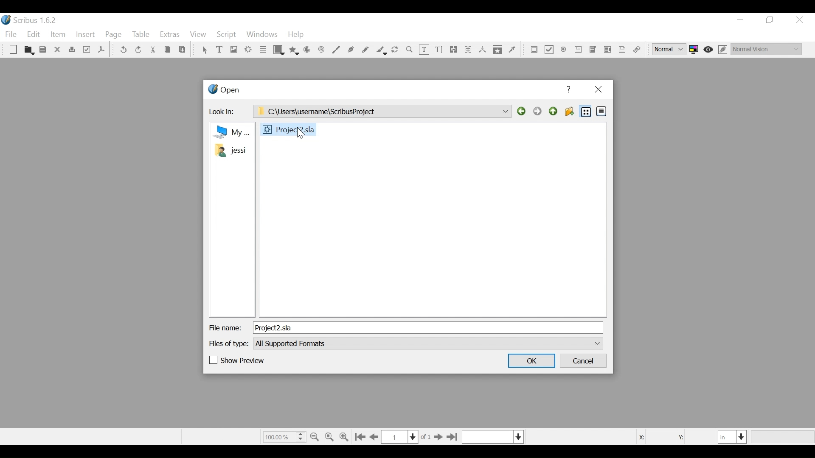 The image size is (815, 458). Describe the element at coordinates (554, 111) in the screenshot. I see `Parent Directory` at that location.